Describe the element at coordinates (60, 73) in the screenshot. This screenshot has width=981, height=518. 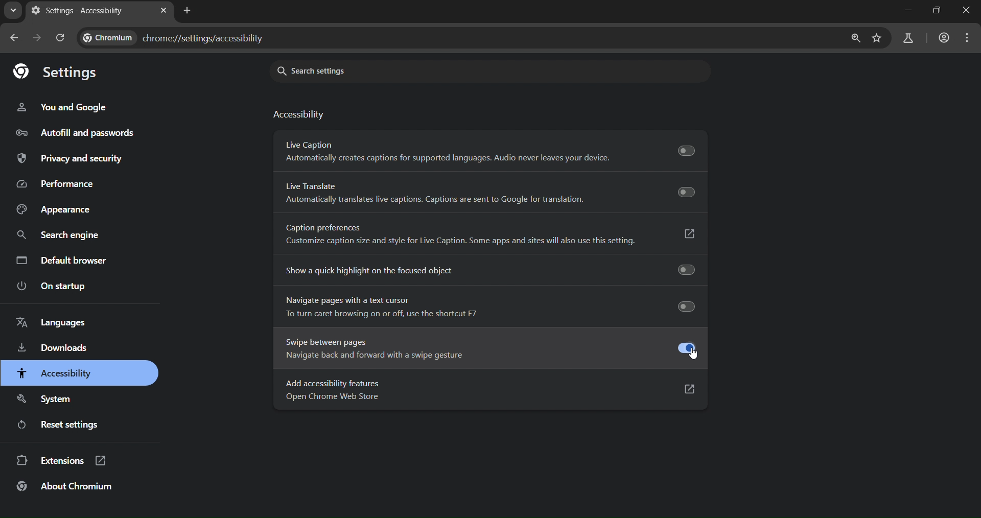
I see `settings` at that location.